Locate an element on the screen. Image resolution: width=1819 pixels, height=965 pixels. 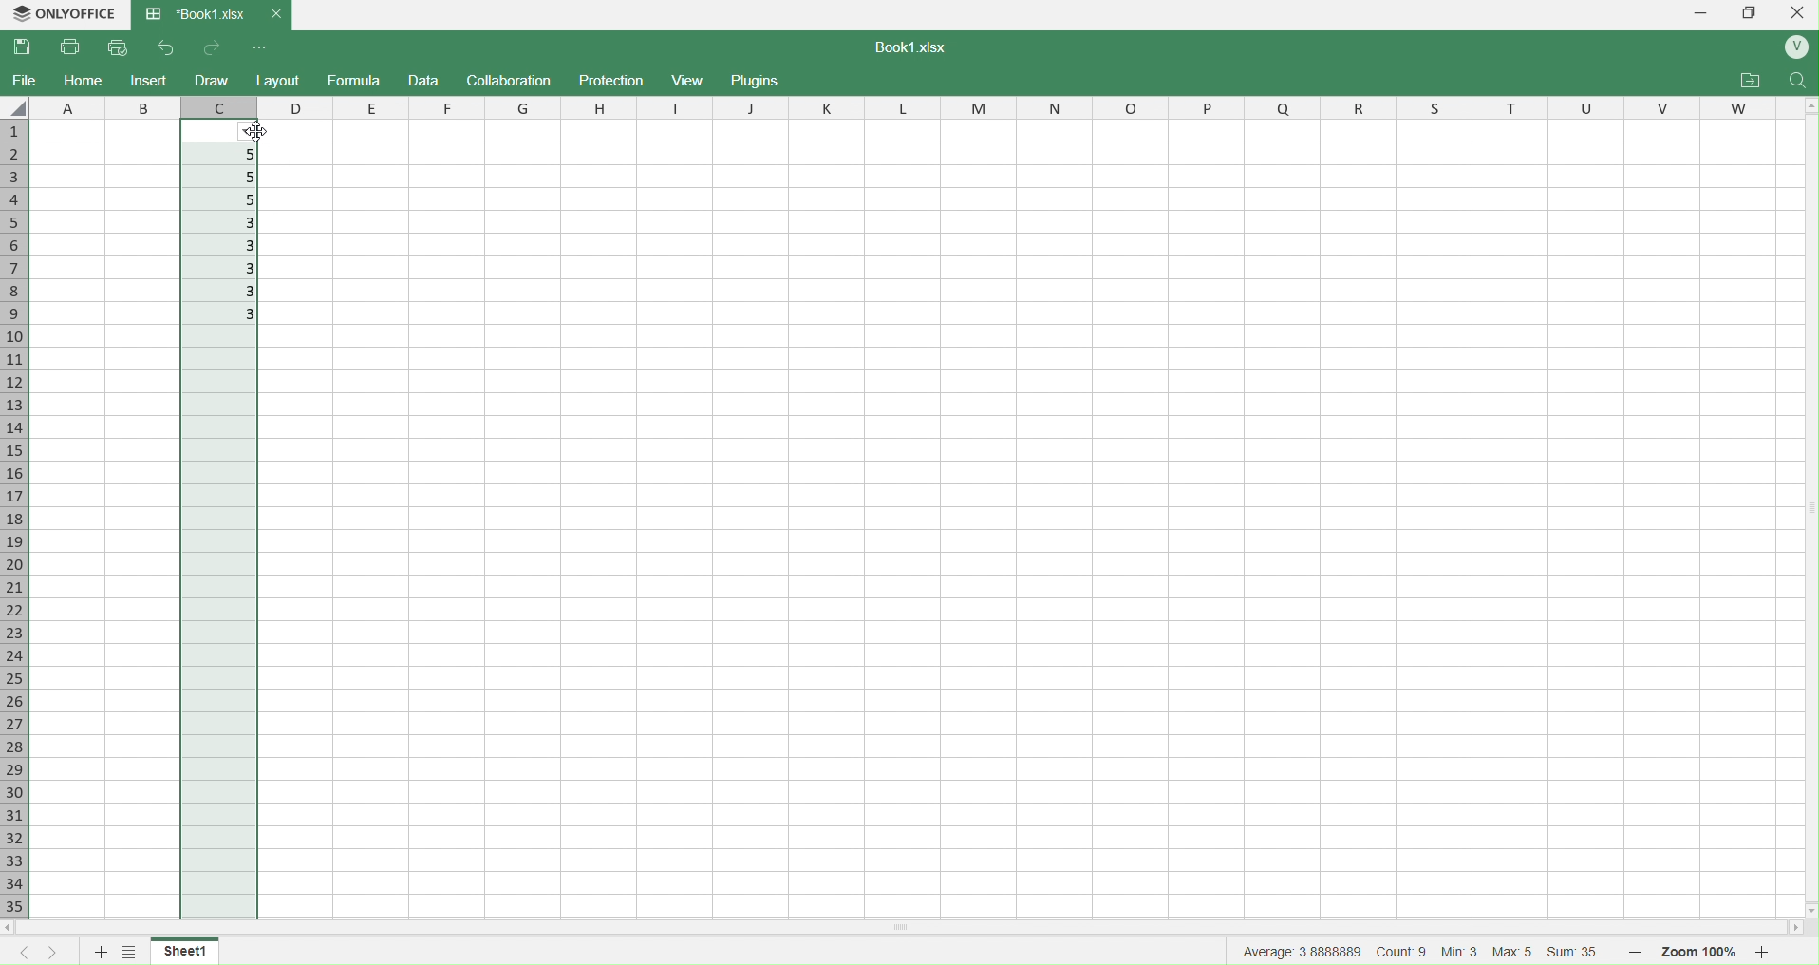
Print File is located at coordinates (73, 48).